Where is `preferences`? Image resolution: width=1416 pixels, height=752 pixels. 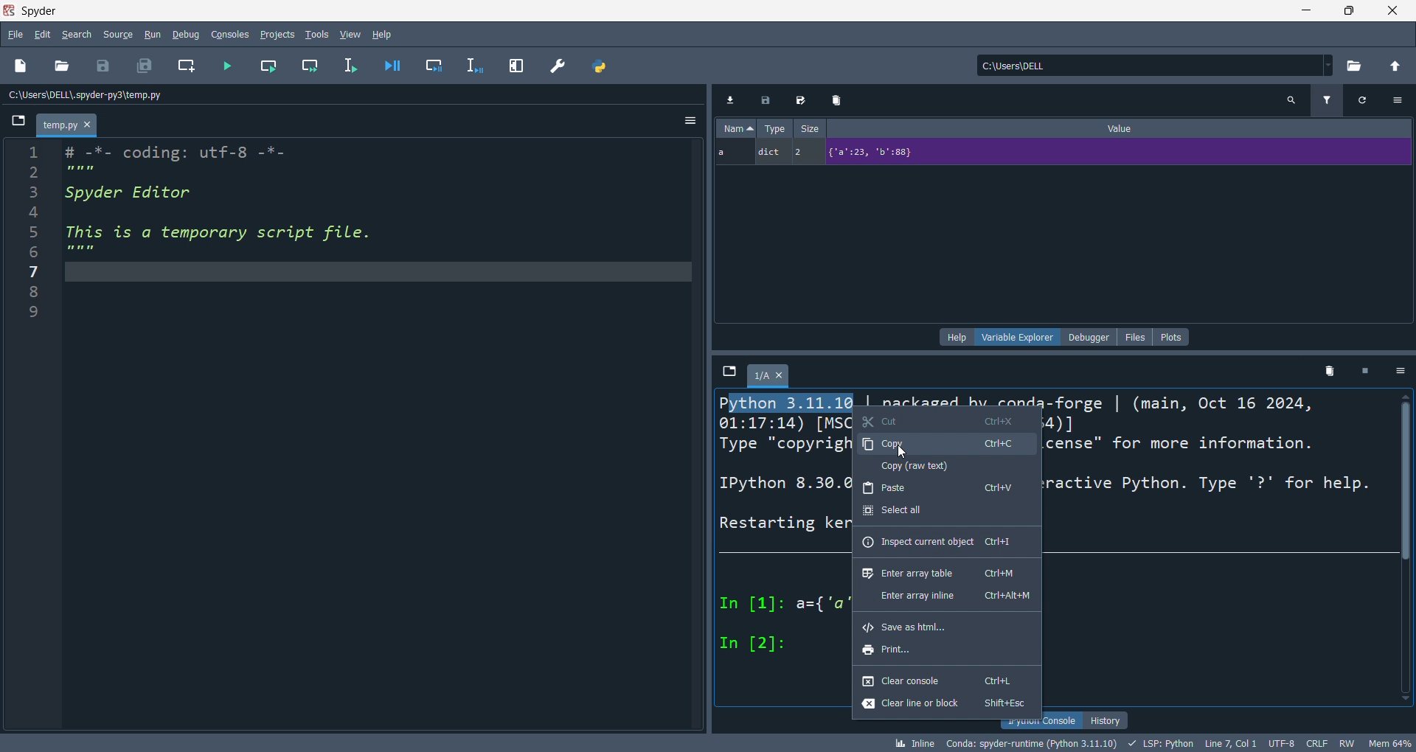
preferences is located at coordinates (560, 68).